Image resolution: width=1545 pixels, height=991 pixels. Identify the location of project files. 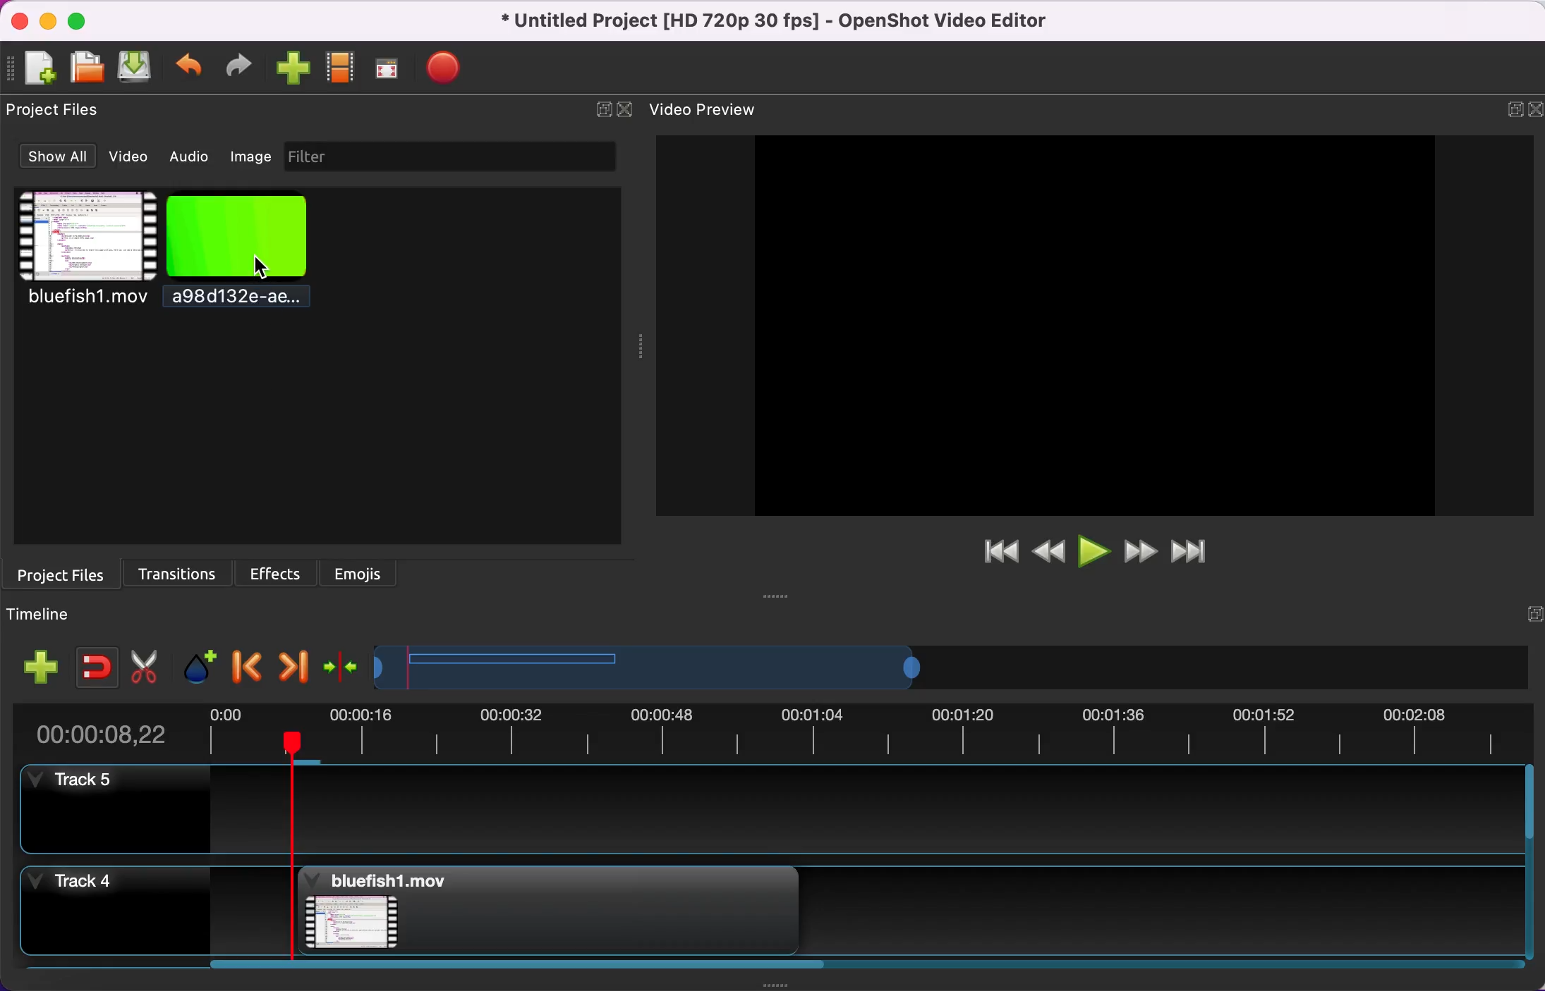
(68, 574).